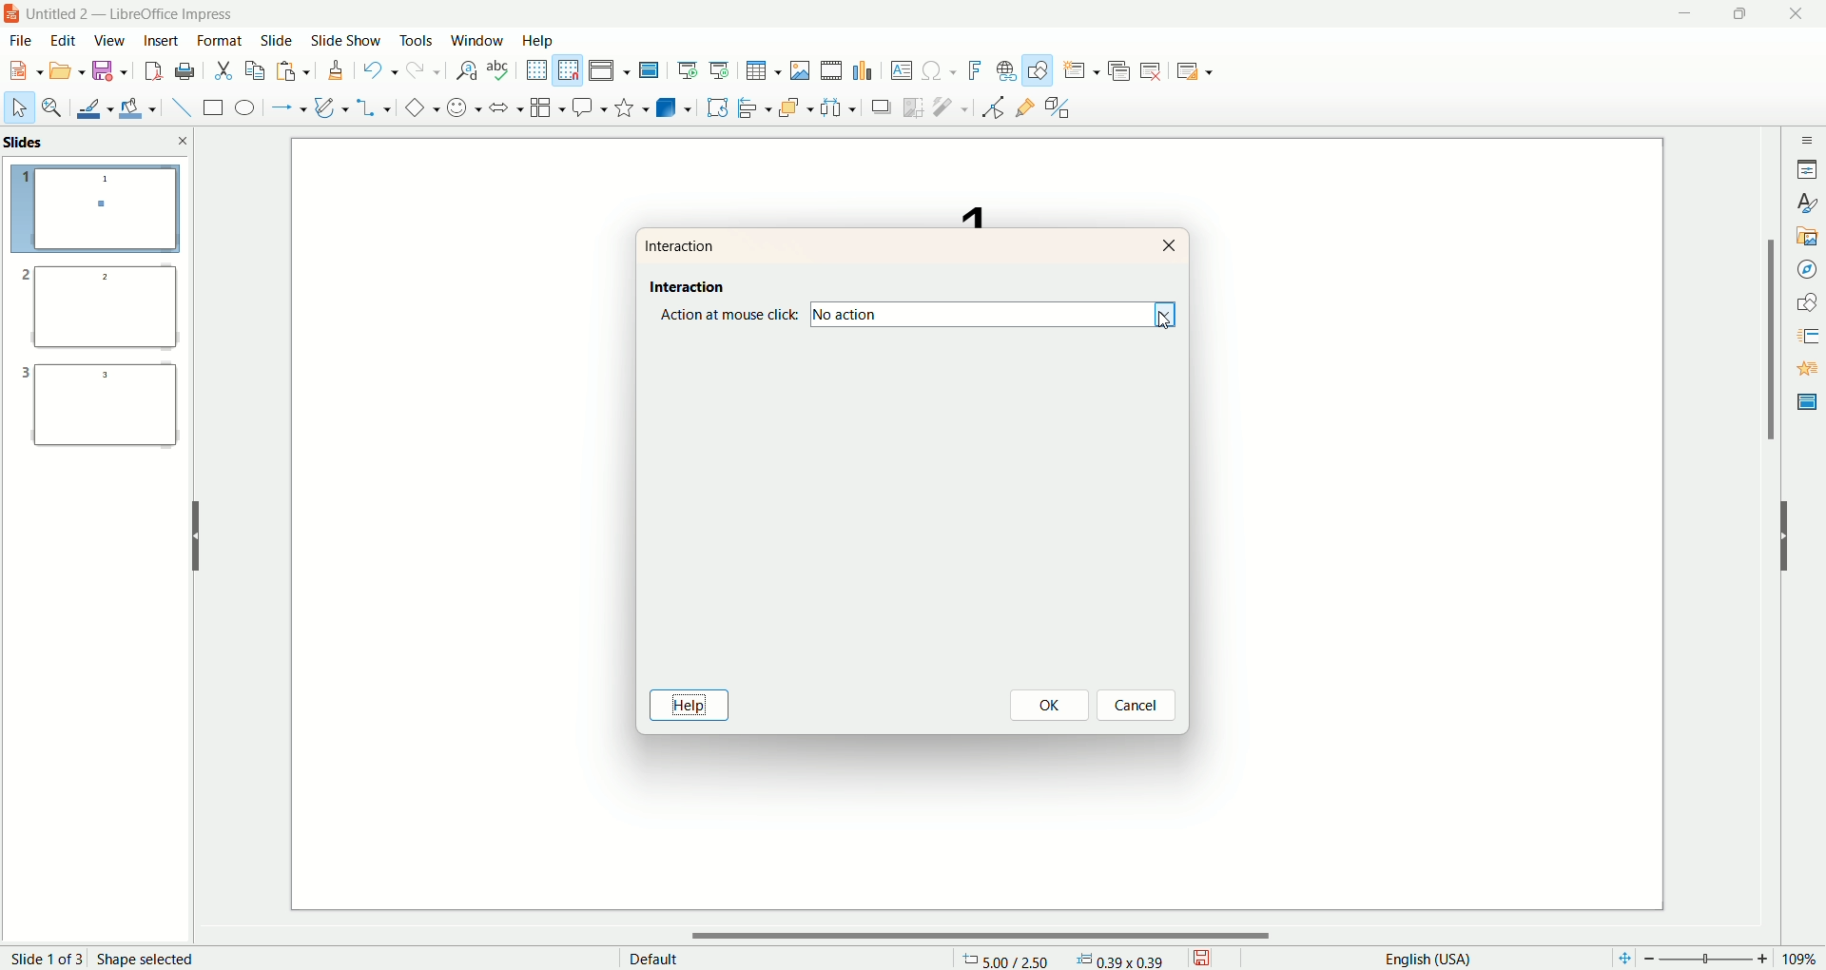 This screenshot has height=970, width=1826. Describe the element at coordinates (1739, 16) in the screenshot. I see `maximize` at that location.